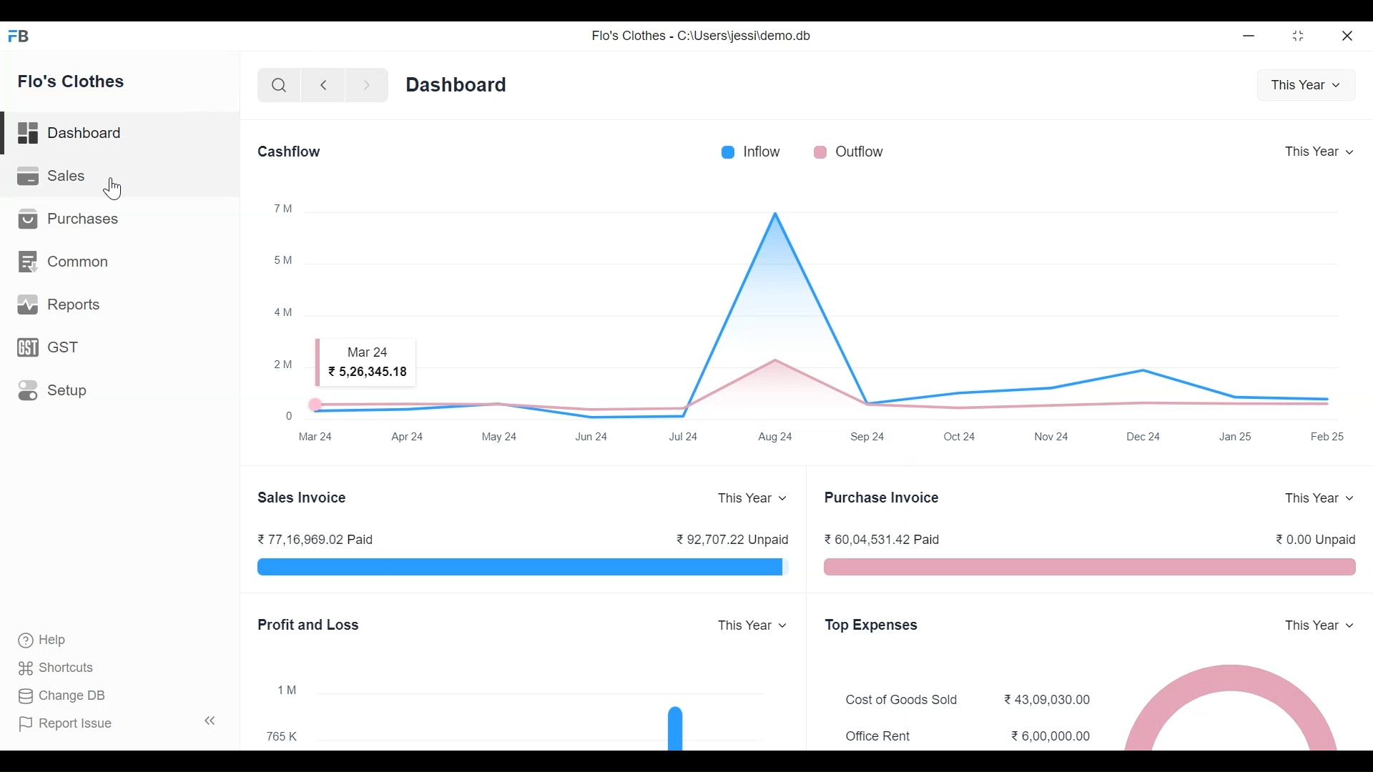 The width and height of the screenshot is (1373, 772). I want to click on Dashboard, so click(72, 134).